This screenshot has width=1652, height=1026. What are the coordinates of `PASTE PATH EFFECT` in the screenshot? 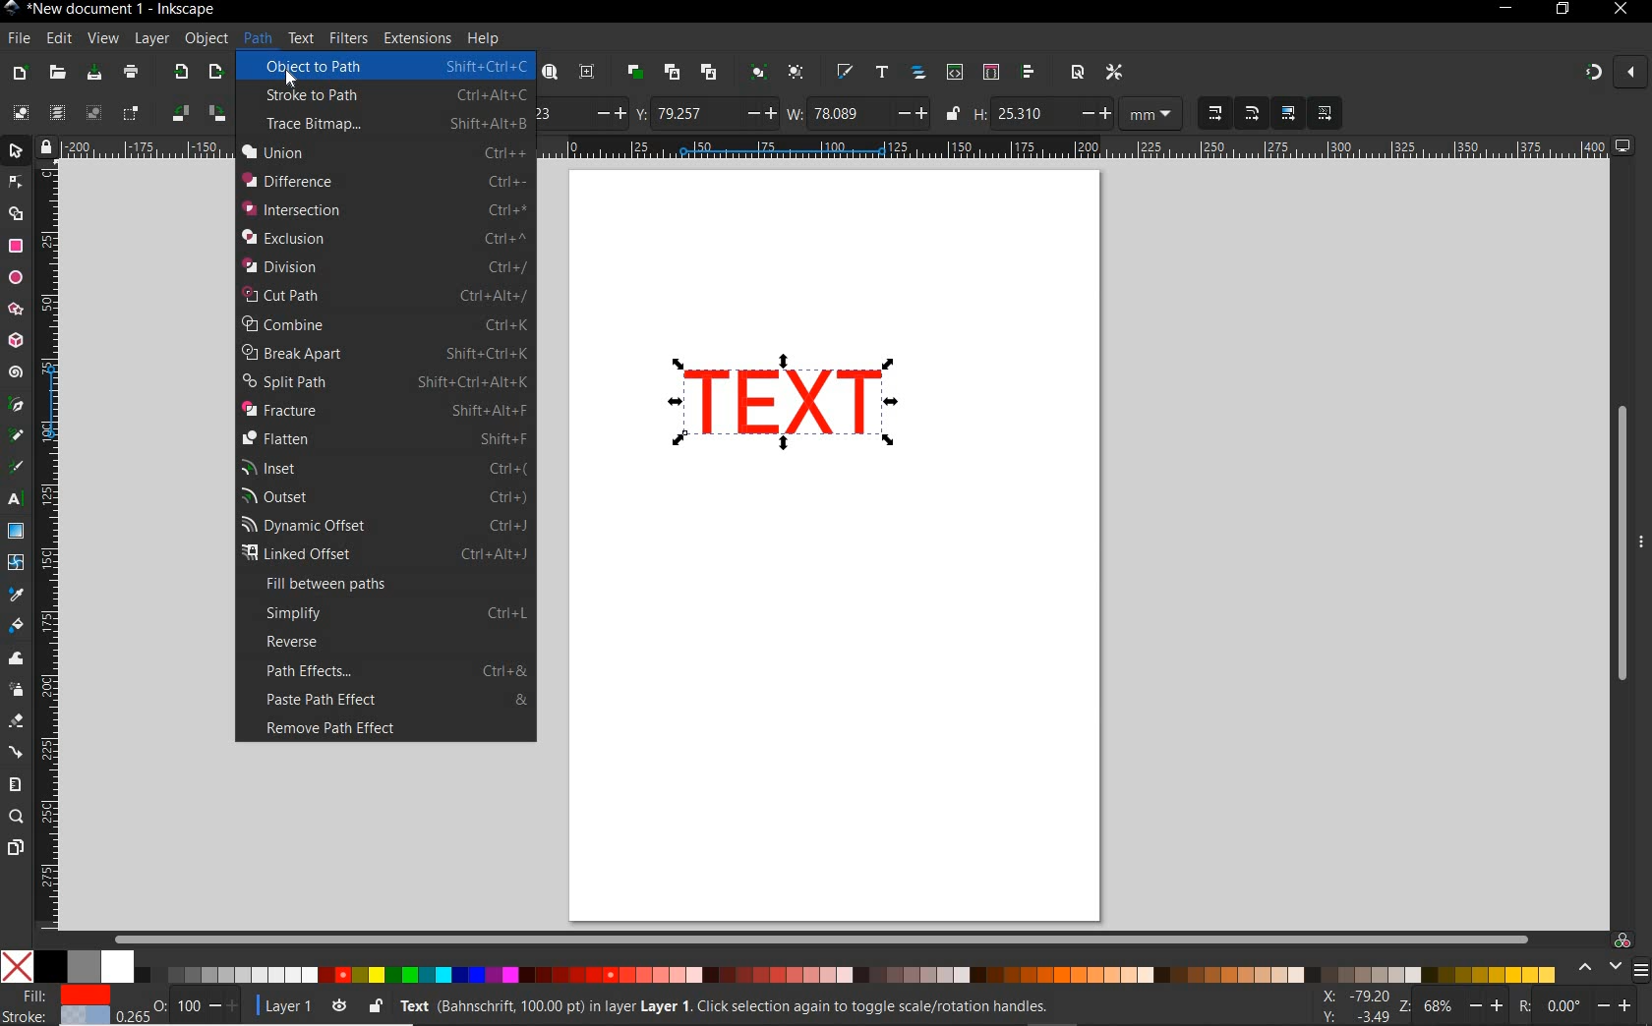 It's located at (395, 701).